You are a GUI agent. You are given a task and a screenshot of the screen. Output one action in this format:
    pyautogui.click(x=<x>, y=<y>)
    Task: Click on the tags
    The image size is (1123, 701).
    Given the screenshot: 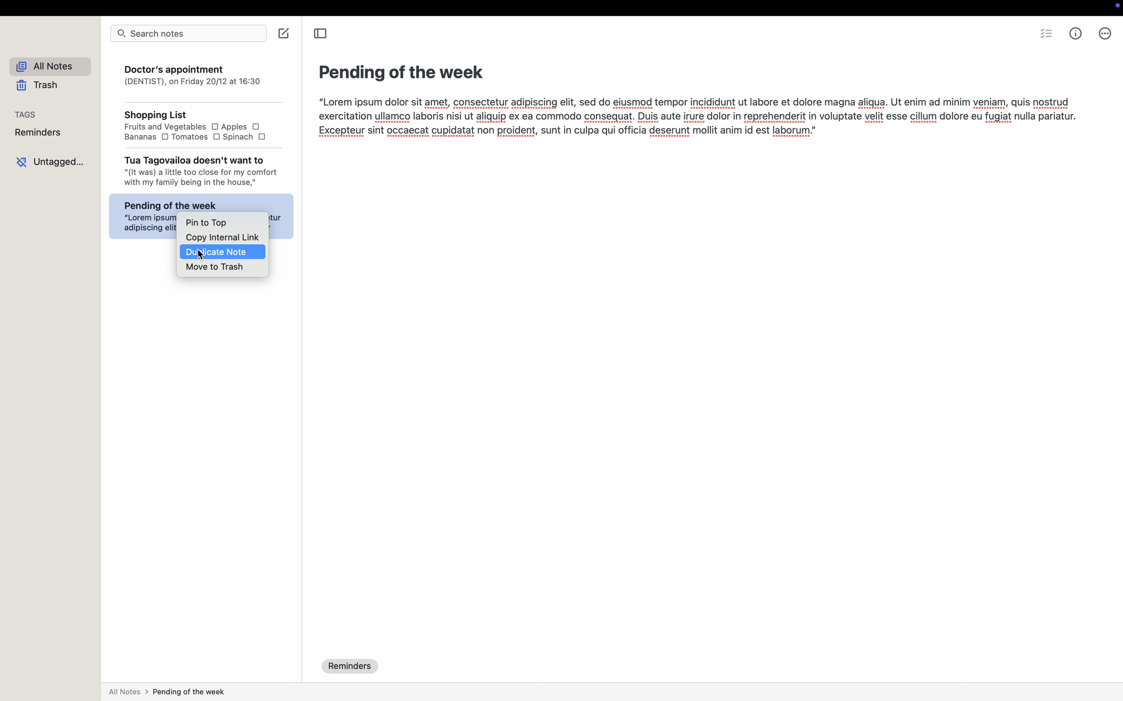 What is the action you would take?
    pyautogui.click(x=29, y=114)
    